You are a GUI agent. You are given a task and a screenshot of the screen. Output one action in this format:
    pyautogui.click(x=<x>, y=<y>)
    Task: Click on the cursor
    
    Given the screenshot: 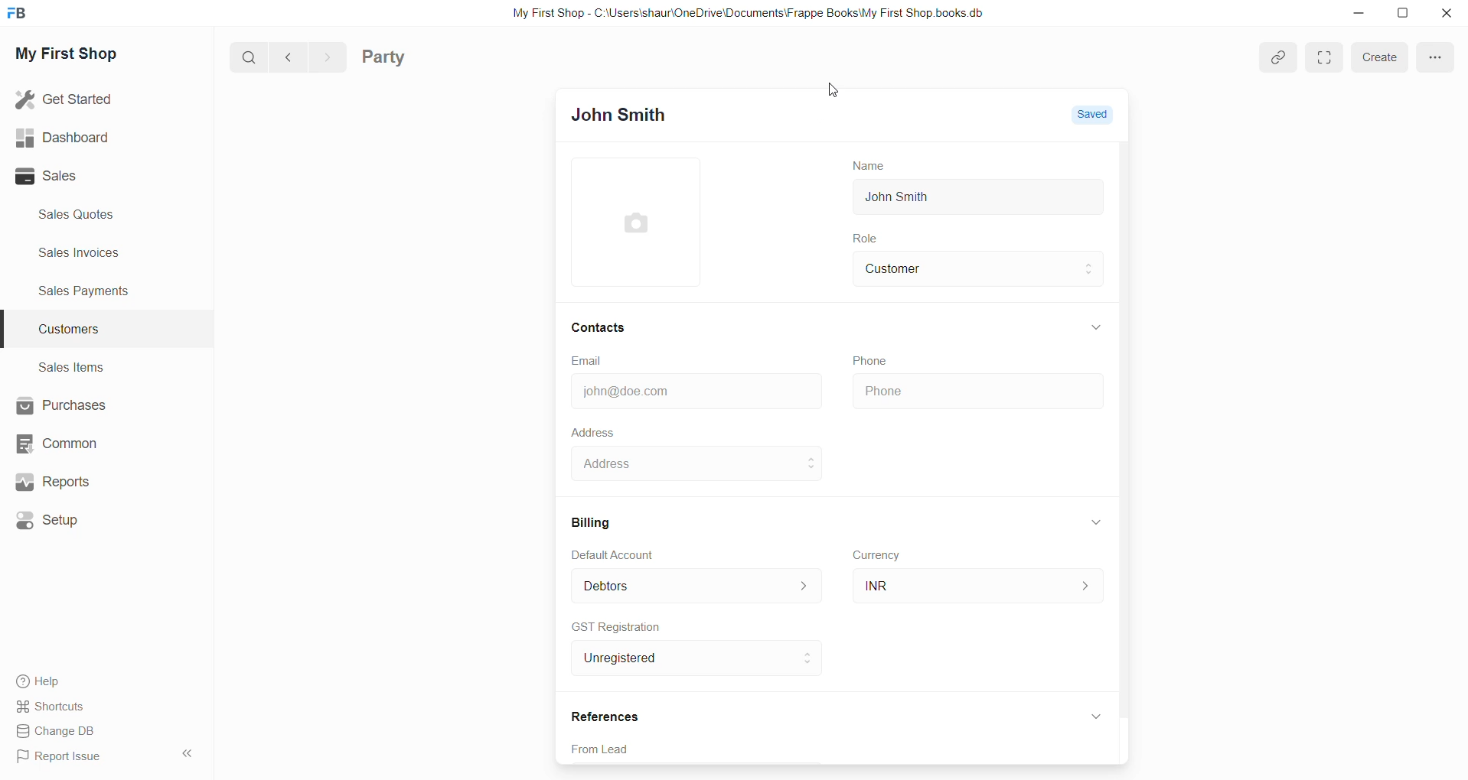 What is the action you would take?
    pyautogui.click(x=821, y=537)
    